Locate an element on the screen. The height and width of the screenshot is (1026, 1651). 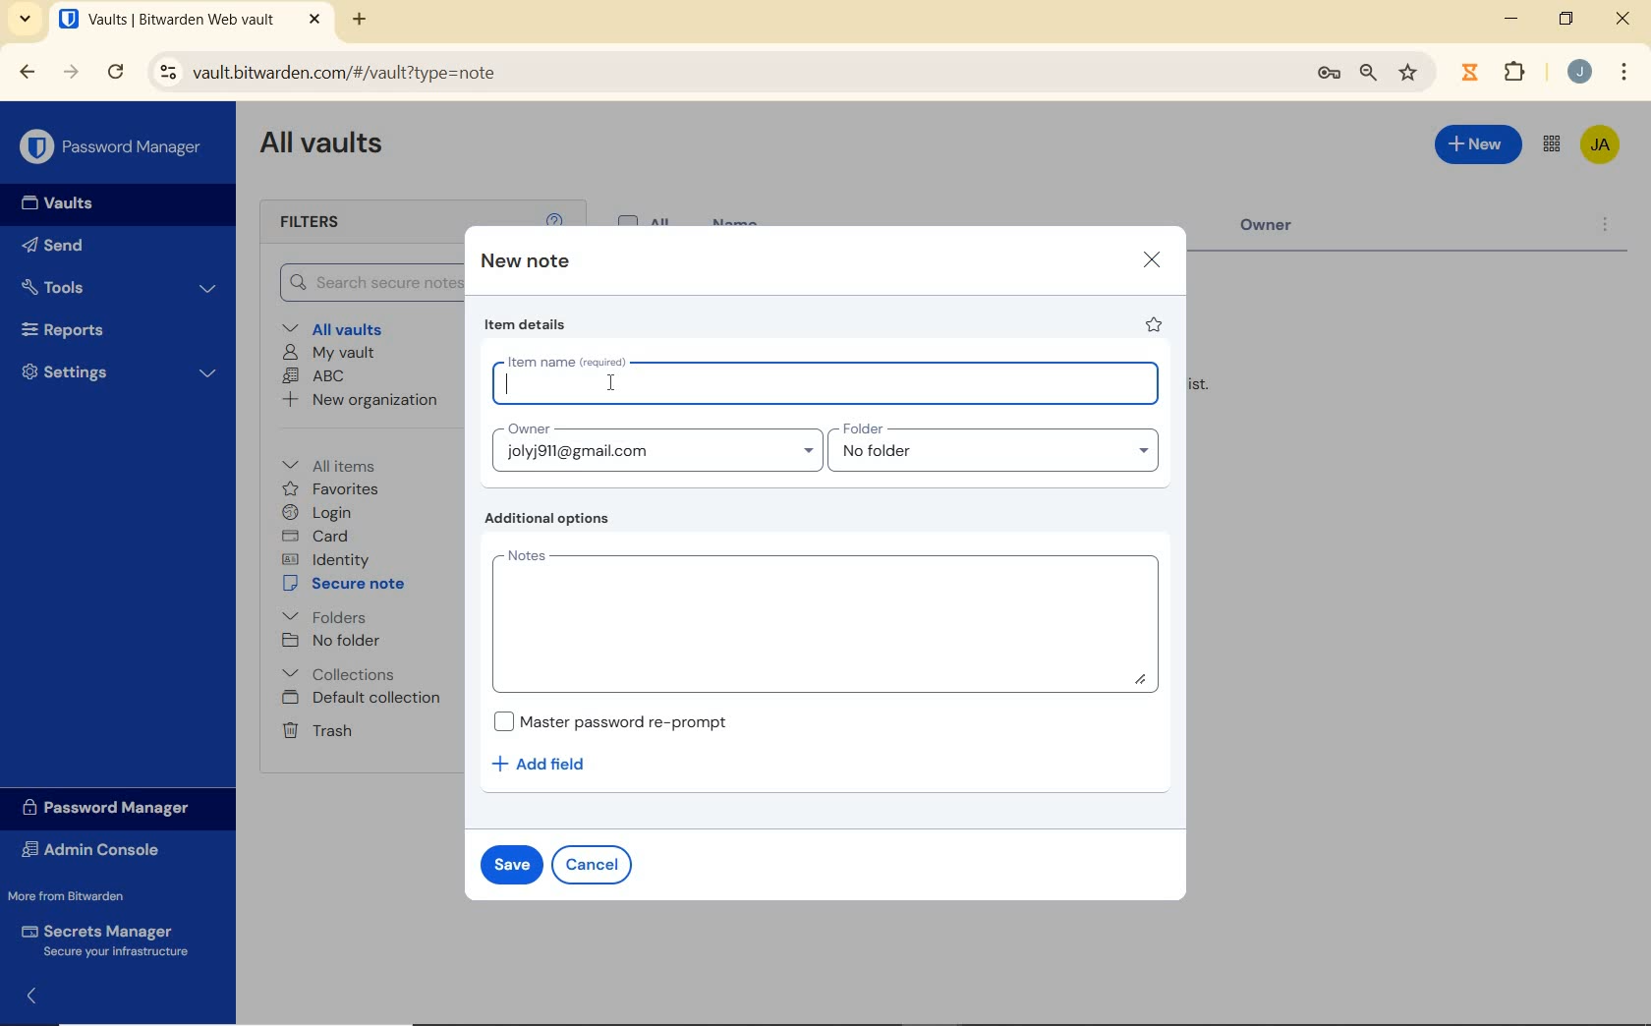
Master password re-prompt is located at coordinates (622, 720).